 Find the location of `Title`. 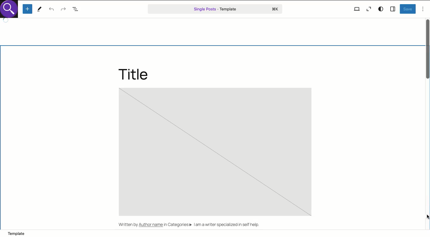

Title is located at coordinates (134, 73).